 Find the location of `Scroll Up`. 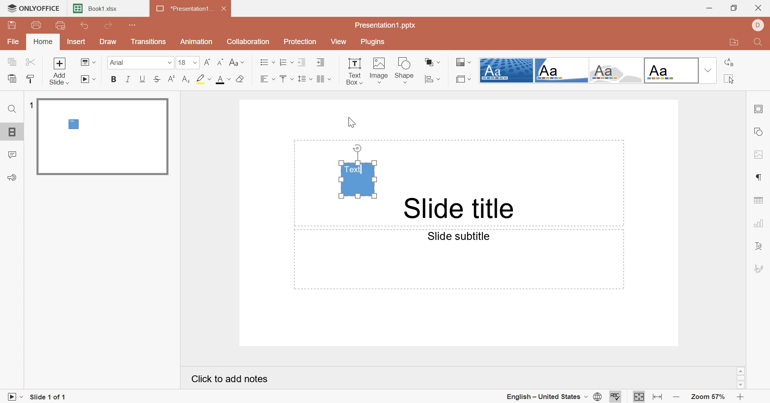

Scroll Up is located at coordinates (741, 371).